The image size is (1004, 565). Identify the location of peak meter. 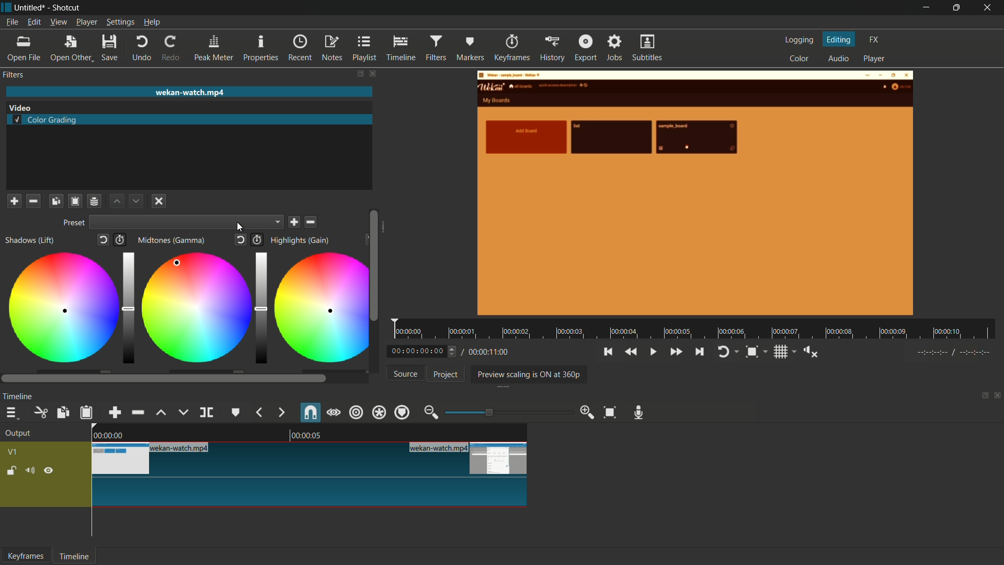
(215, 48).